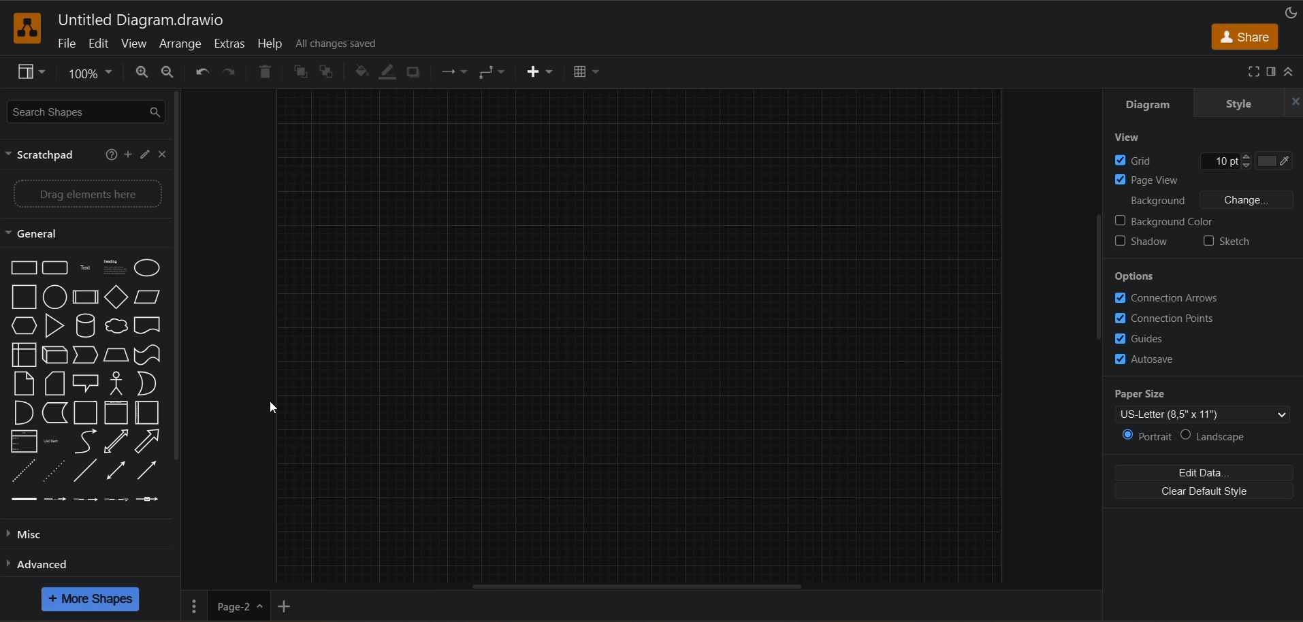 Image resolution: width=1303 pixels, height=622 pixels. What do you see at coordinates (1157, 104) in the screenshot?
I see `diagram` at bounding box center [1157, 104].